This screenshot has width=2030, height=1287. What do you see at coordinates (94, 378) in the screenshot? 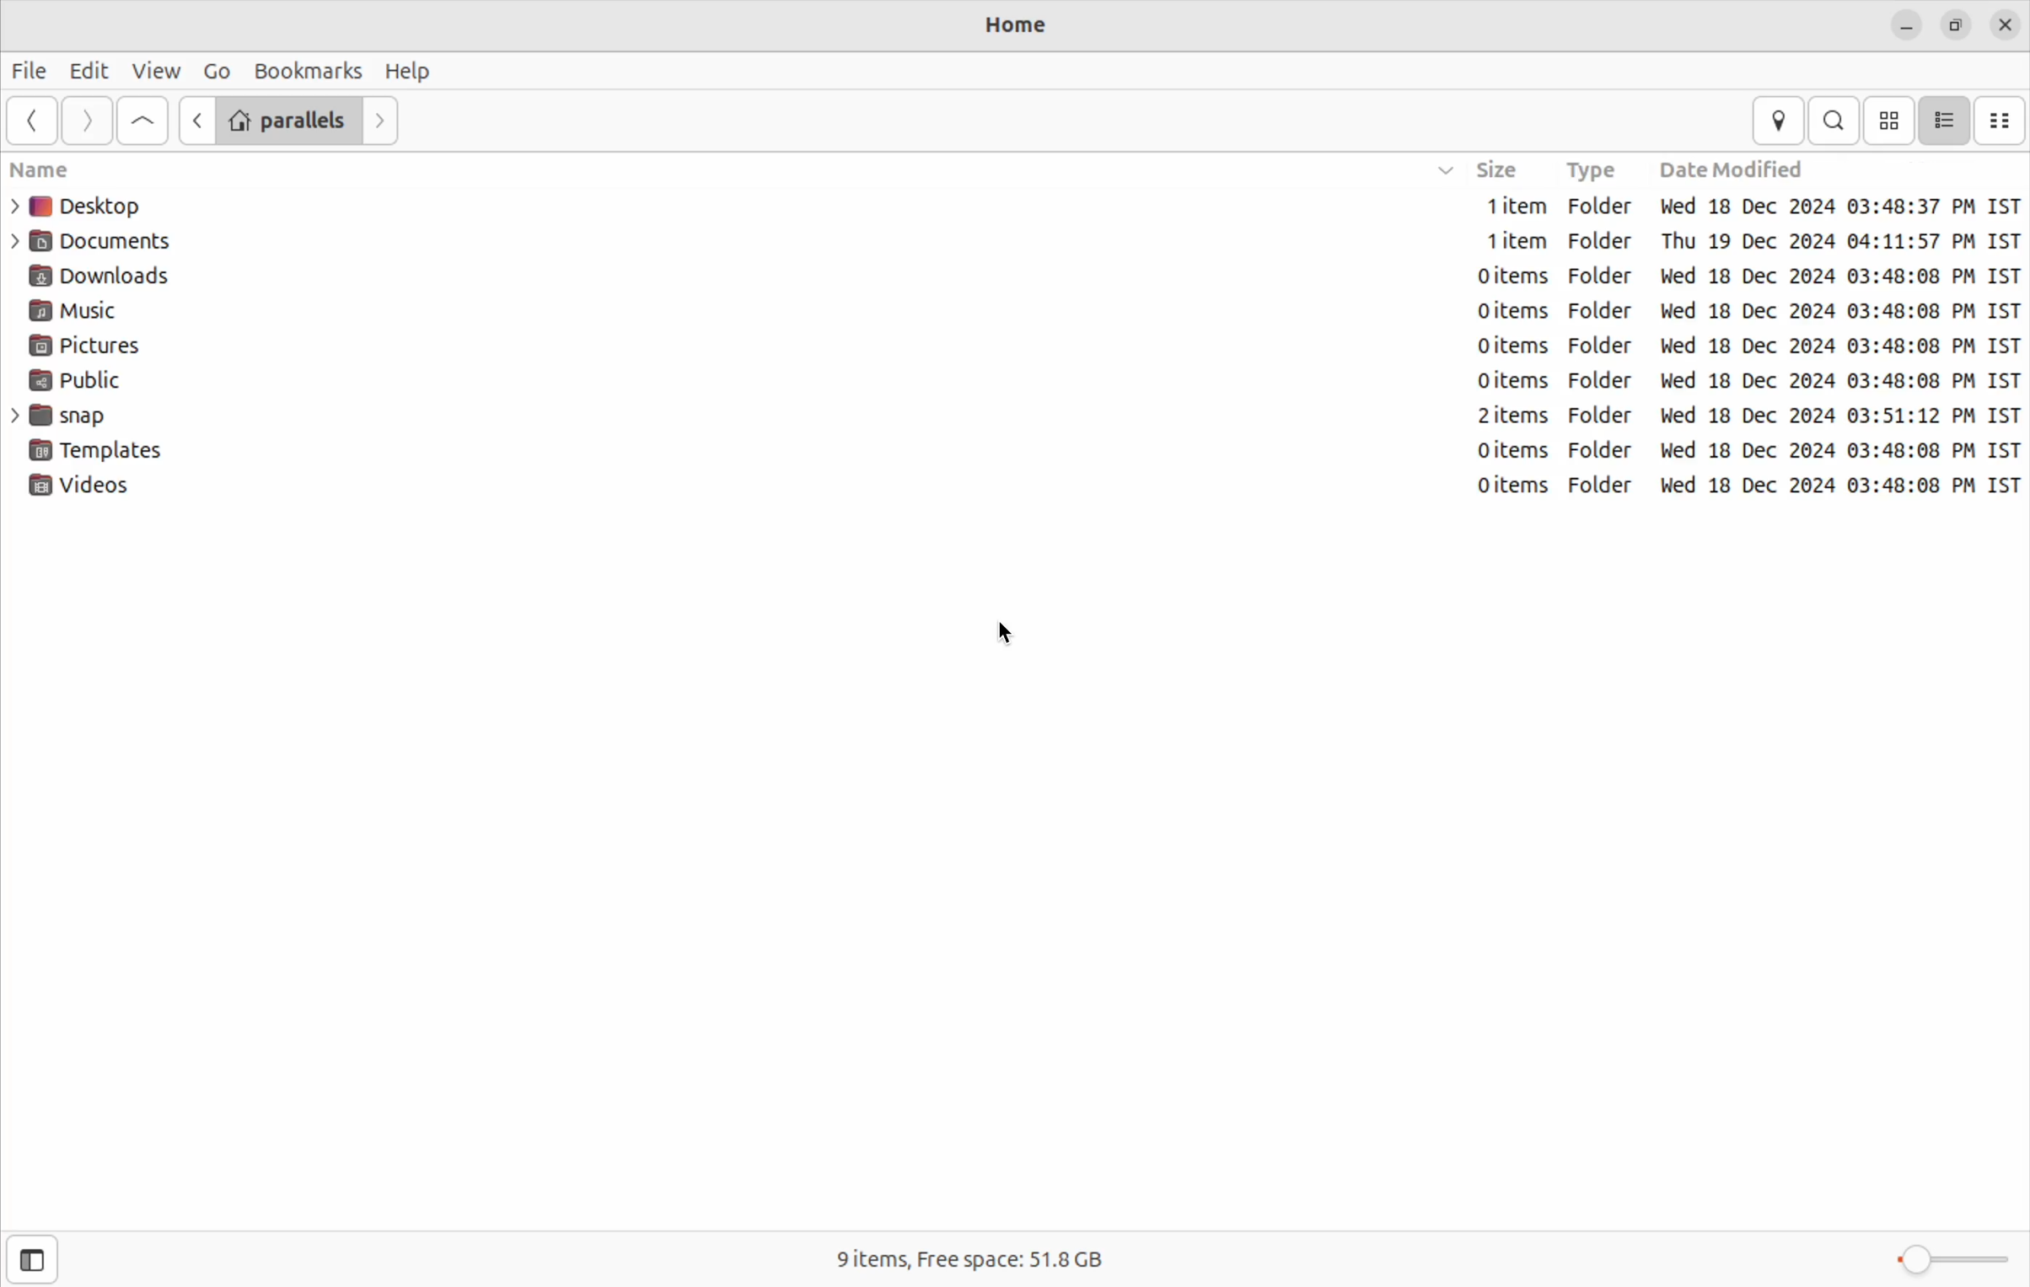
I see `Public` at bounding box center [94, 378].